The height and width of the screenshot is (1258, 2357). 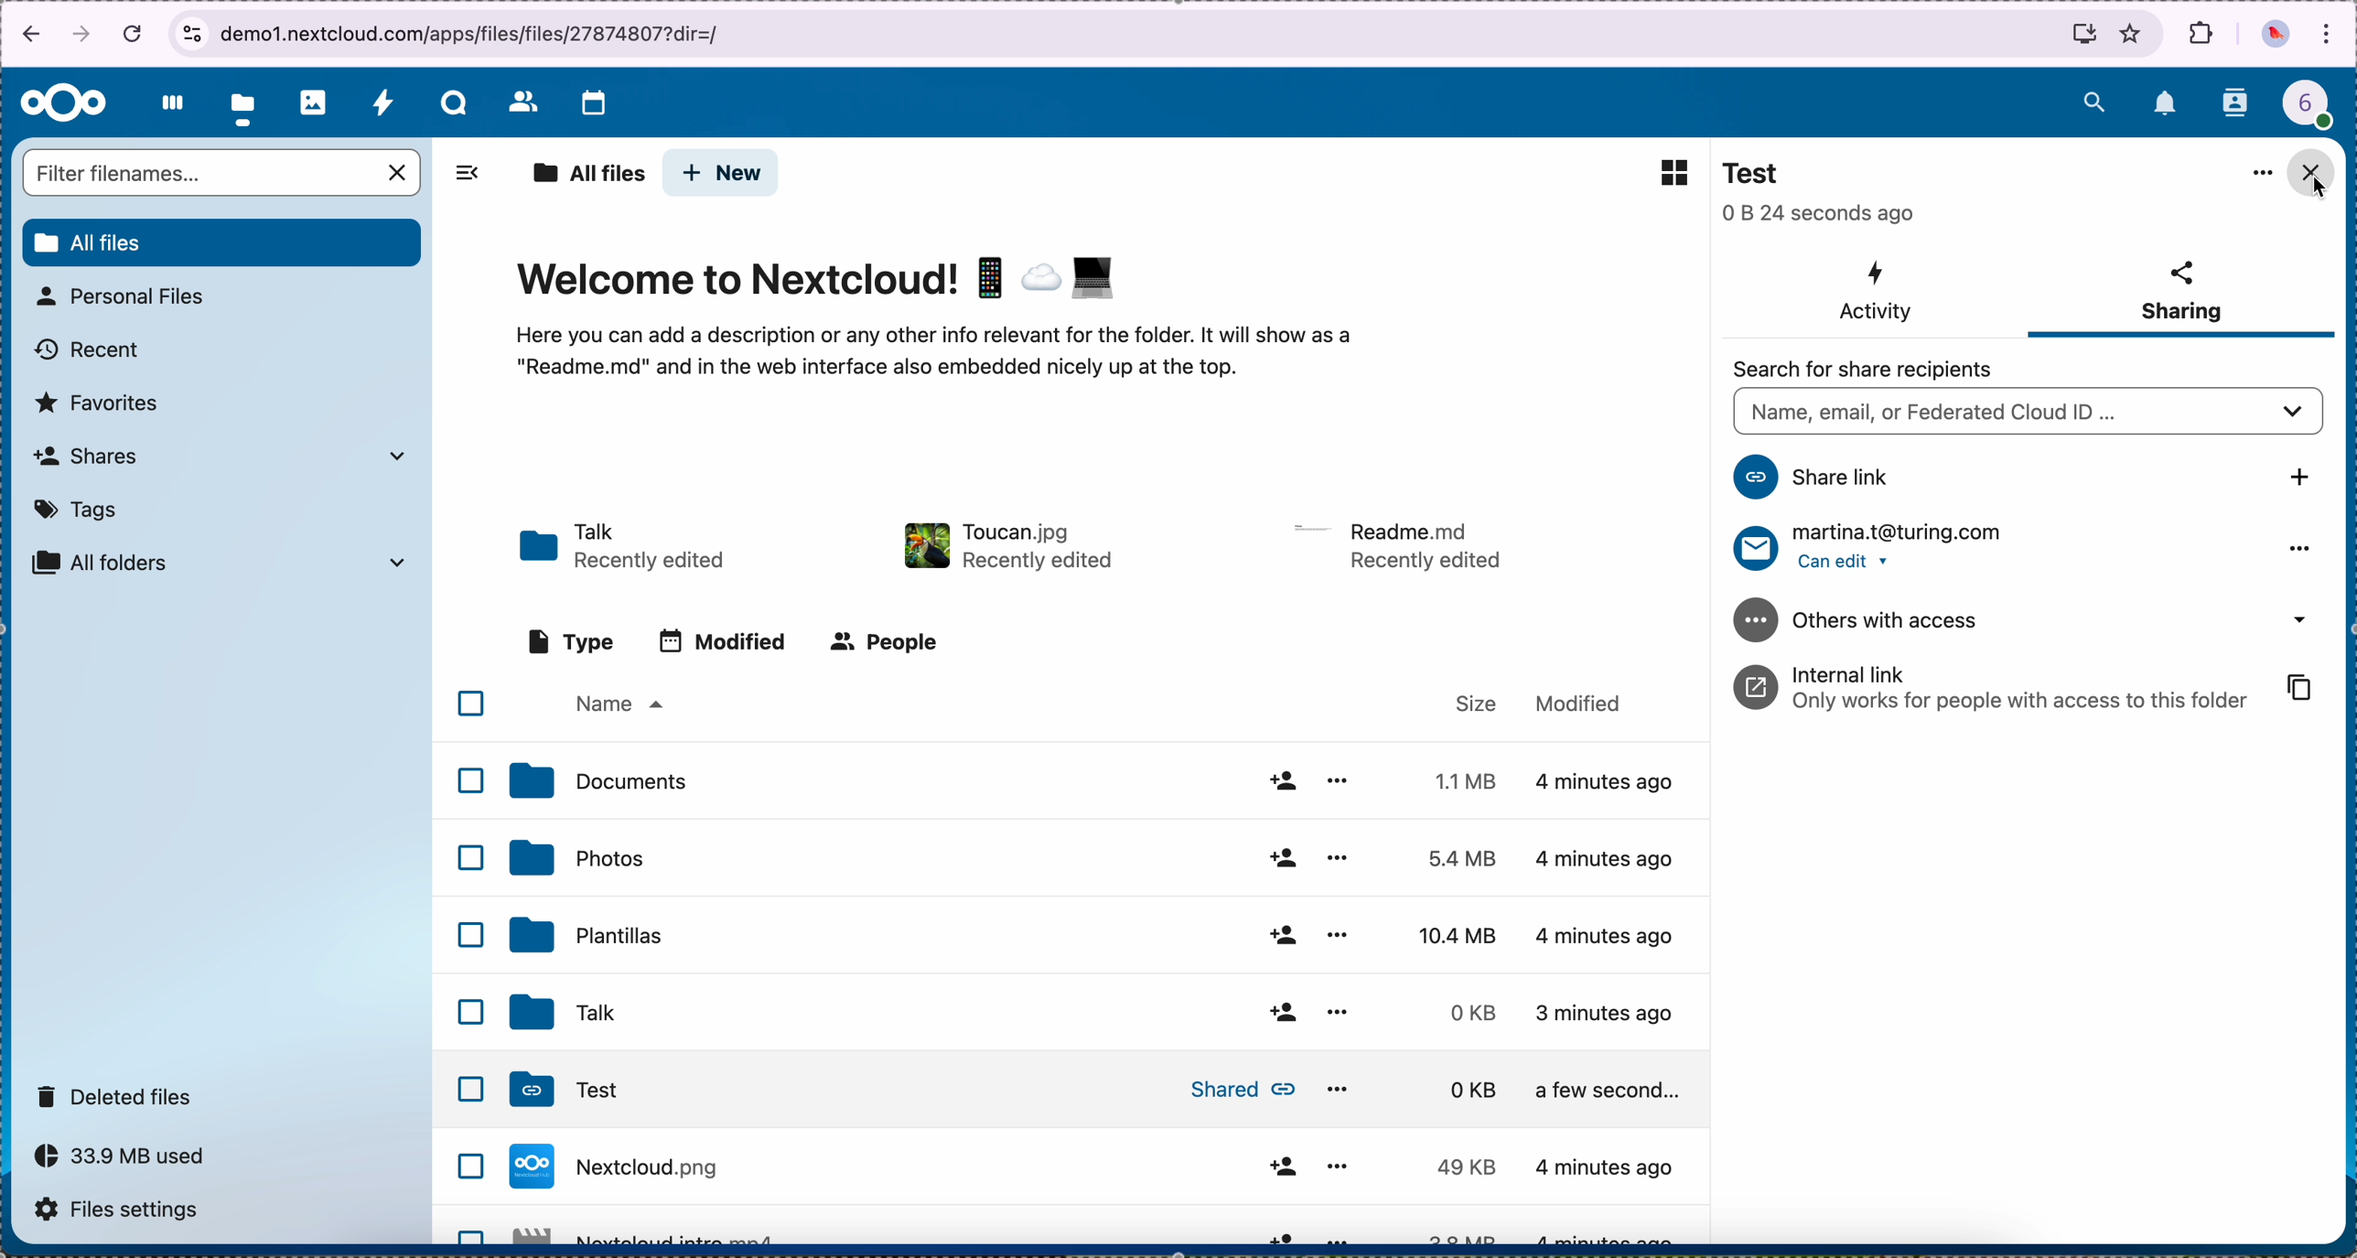 I want to click on sharing, so click(x=2180, y=296).